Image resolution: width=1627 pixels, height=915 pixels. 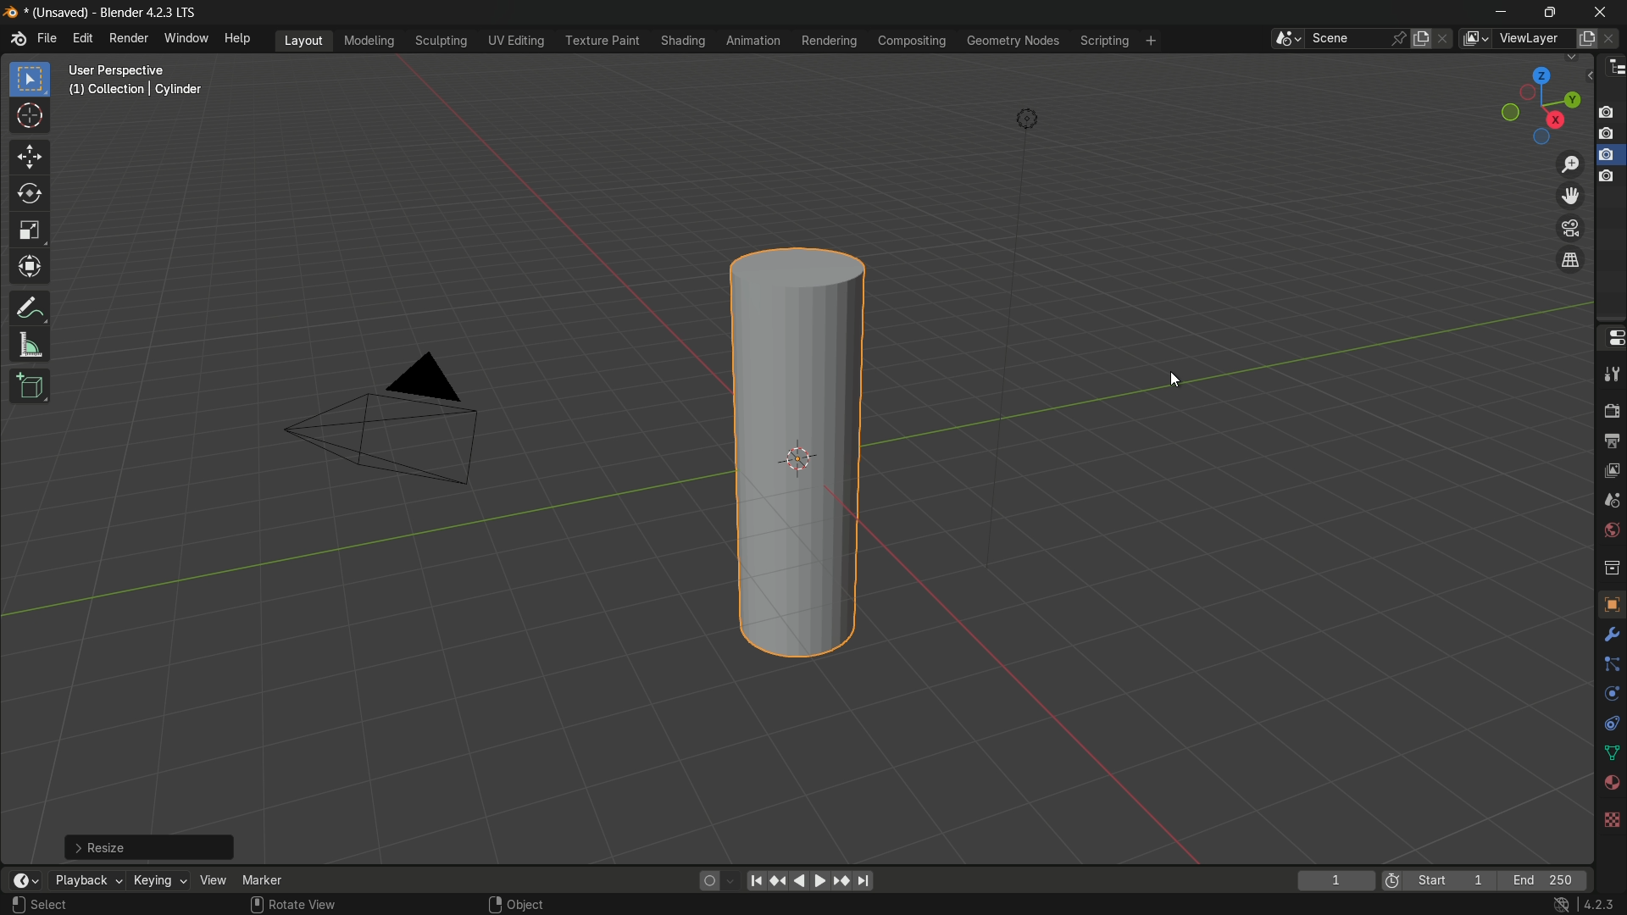 What do you see at coordinates (777, 880) in the screenshot?
I see `jump to keyframe` at bounding box center [777, 880].